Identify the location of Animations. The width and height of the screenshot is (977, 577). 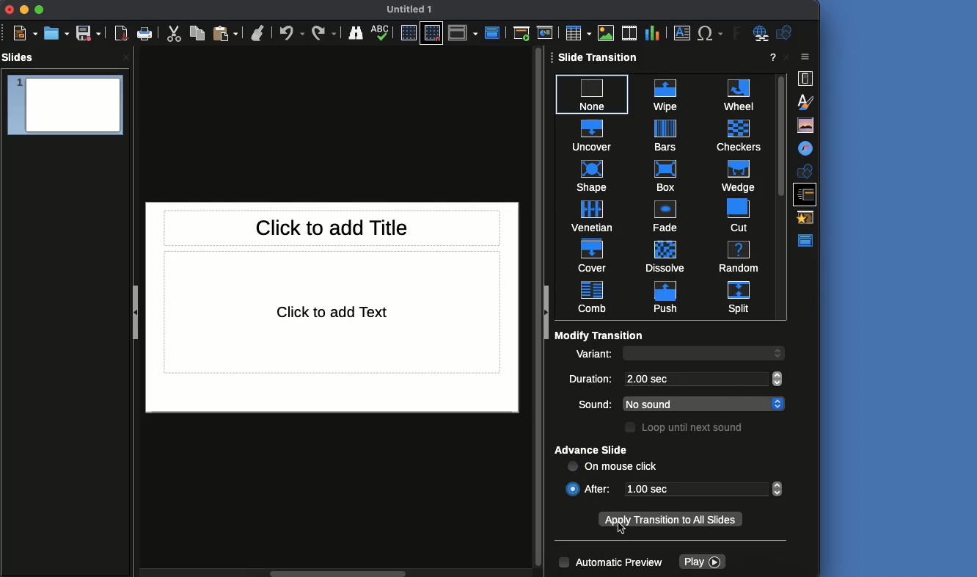
(808, 217).